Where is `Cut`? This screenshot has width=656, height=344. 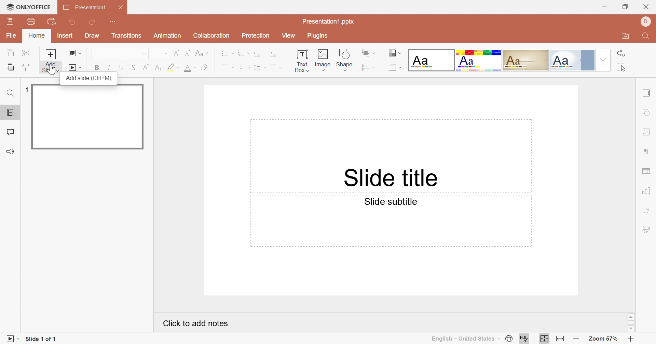 Cut is located at coordinates (28, 53).